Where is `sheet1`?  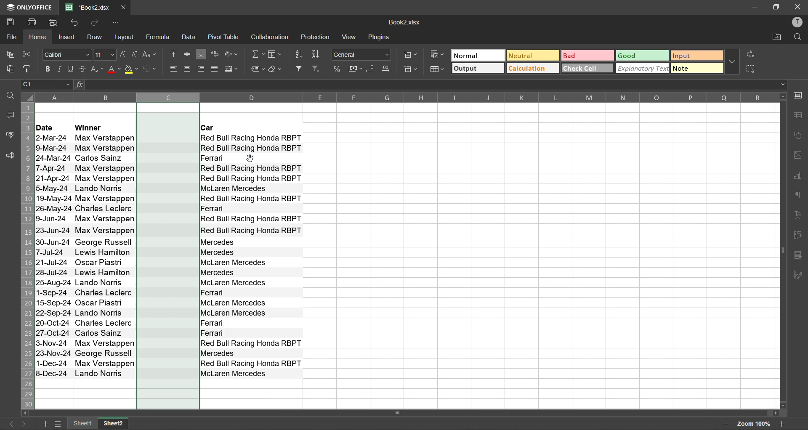 sheet1 is located at coordinates (82, 424).